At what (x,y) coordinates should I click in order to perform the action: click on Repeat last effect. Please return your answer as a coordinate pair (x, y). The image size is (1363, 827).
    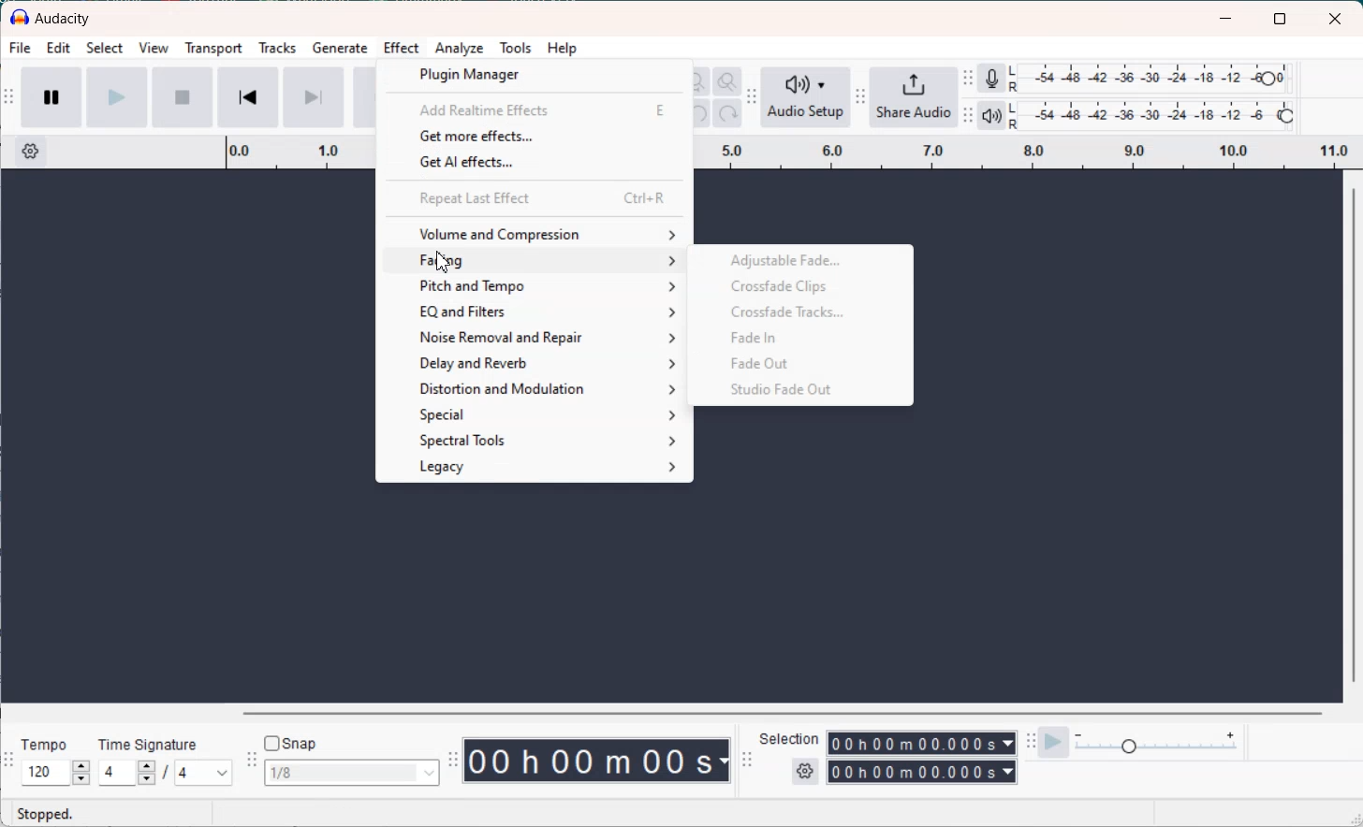
    Looking at the image, I should click on (534, 198).